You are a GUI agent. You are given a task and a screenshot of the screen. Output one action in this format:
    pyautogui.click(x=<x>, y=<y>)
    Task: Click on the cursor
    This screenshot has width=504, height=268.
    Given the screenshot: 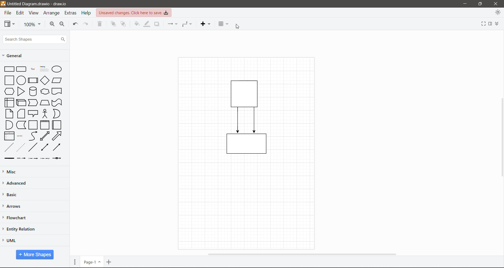 What is the action you would take?
    pyautogui.click(x=240, y=24)
    